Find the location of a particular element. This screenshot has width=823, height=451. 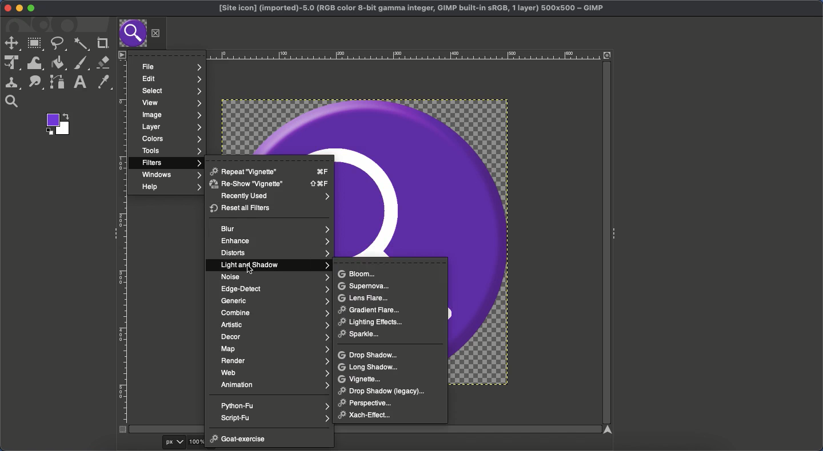

Supemova is located at coordinates (363, 286).